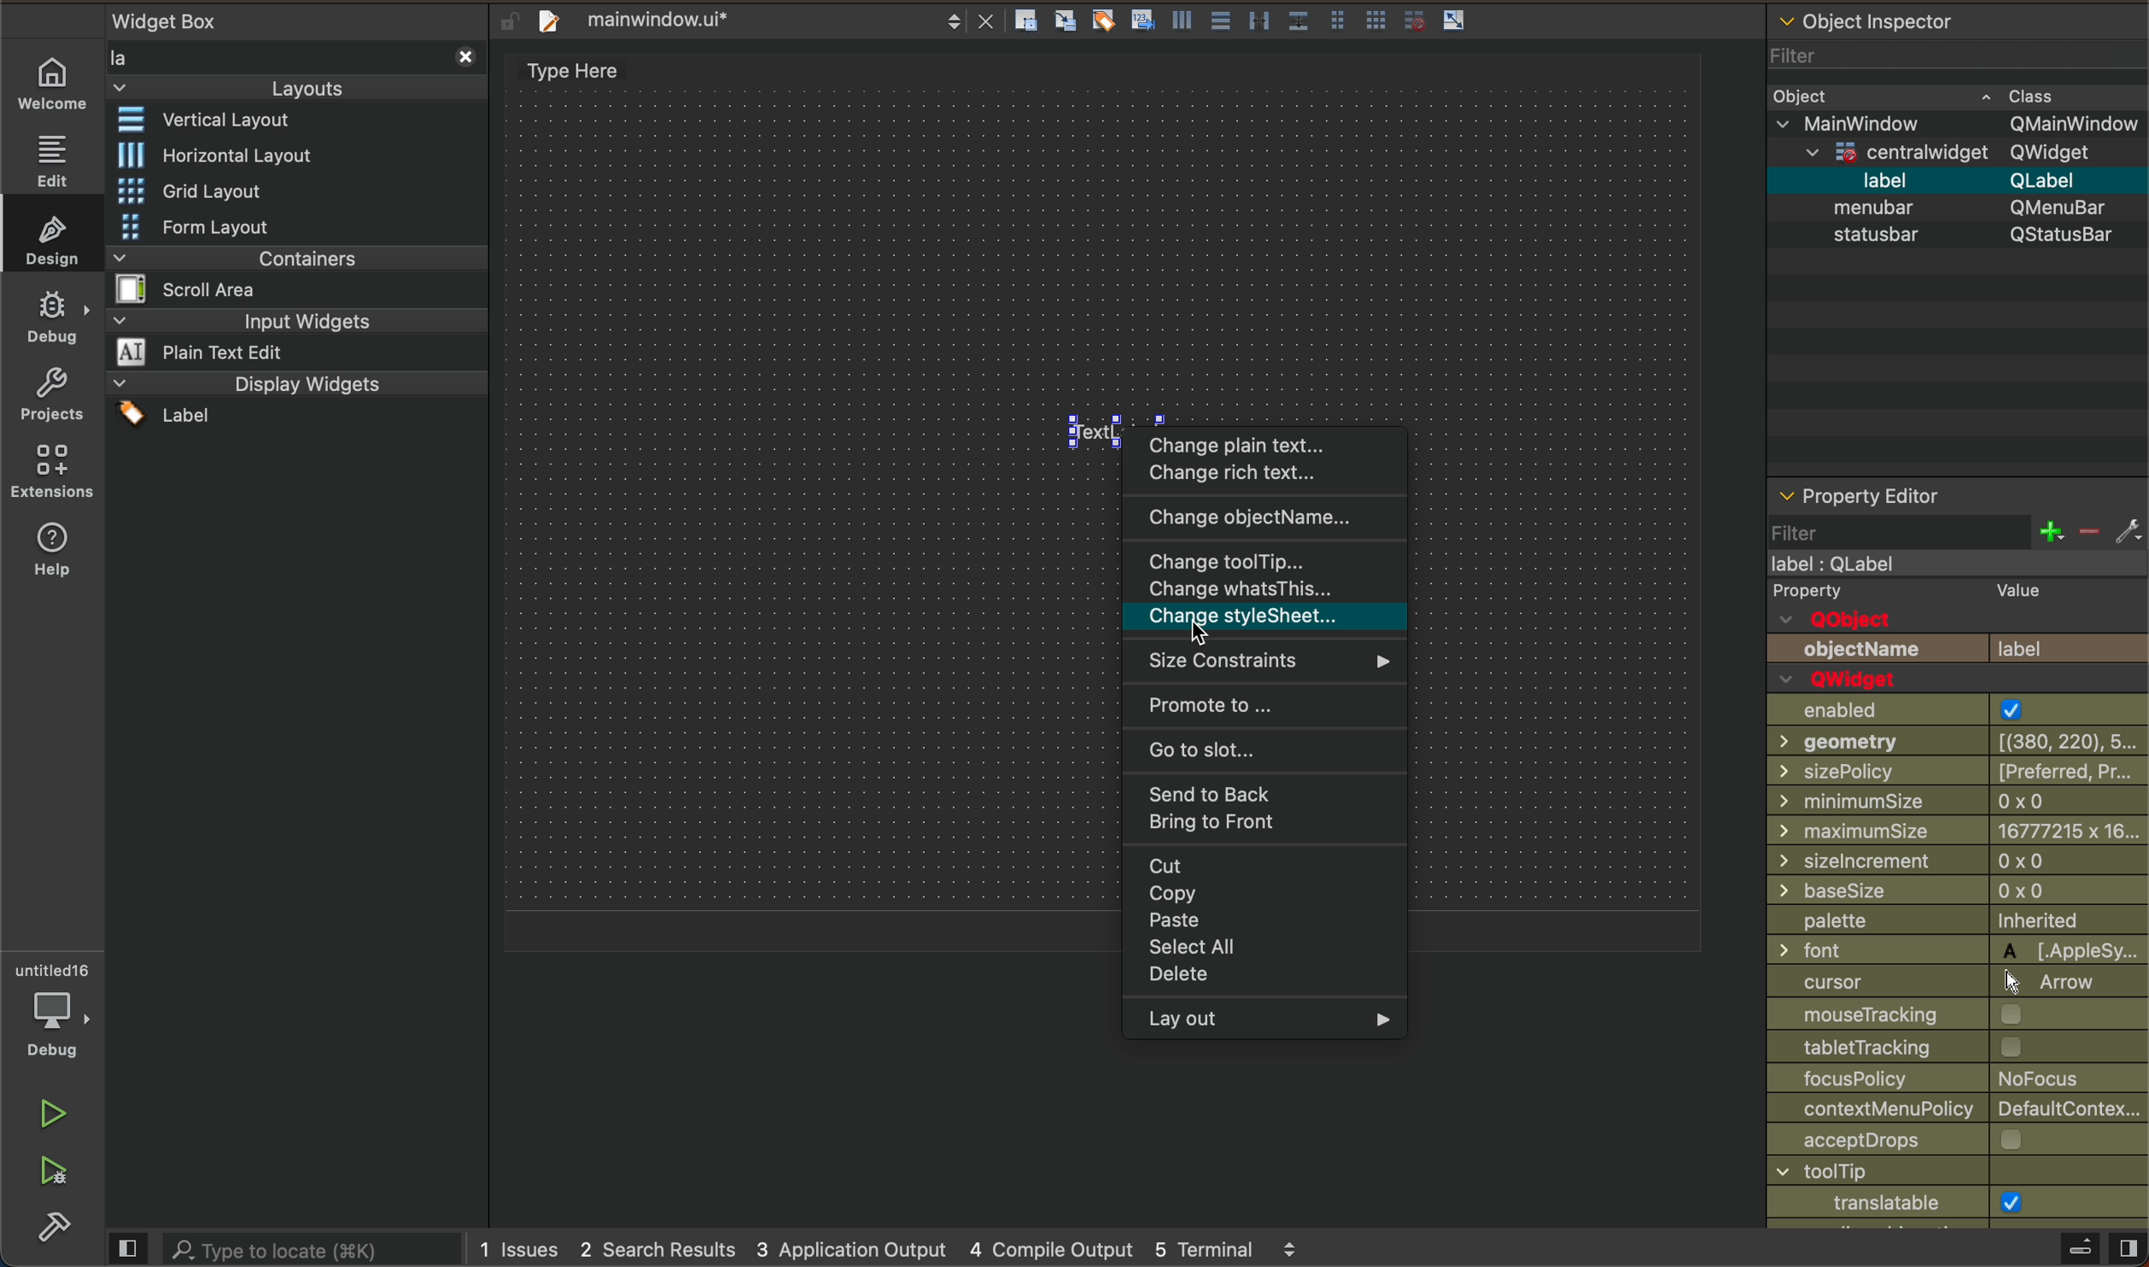 The image size is (2149, 1267). I want to click on cut, so click(1264, 866).